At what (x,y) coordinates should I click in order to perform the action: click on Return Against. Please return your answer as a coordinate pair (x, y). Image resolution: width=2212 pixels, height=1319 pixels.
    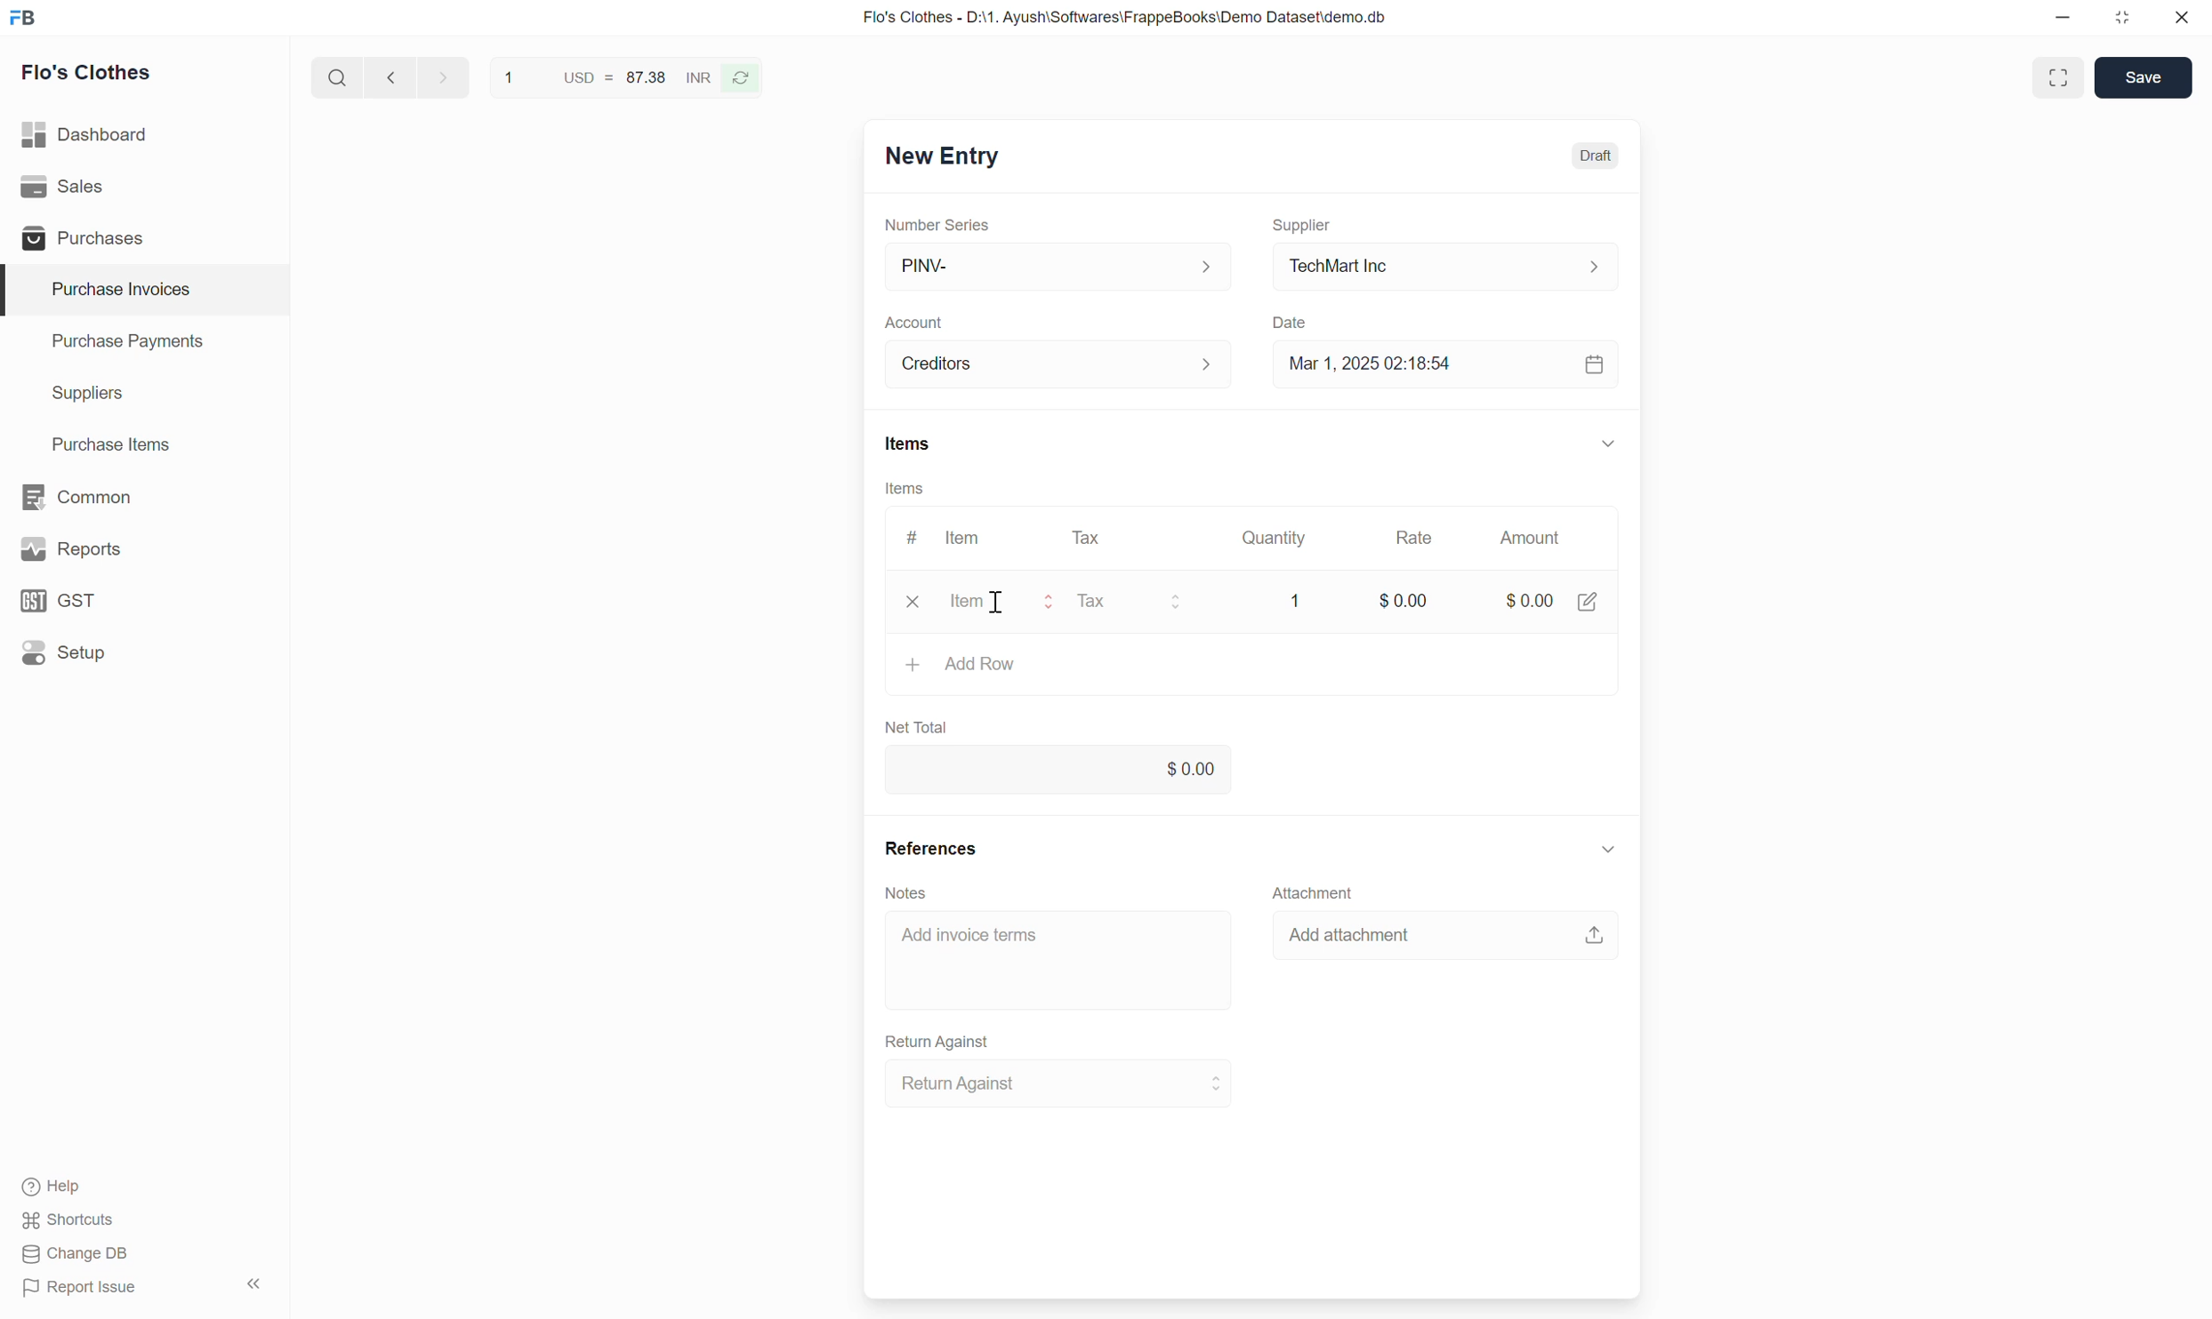
    Looking at the image, I should click on (1060, 1083).